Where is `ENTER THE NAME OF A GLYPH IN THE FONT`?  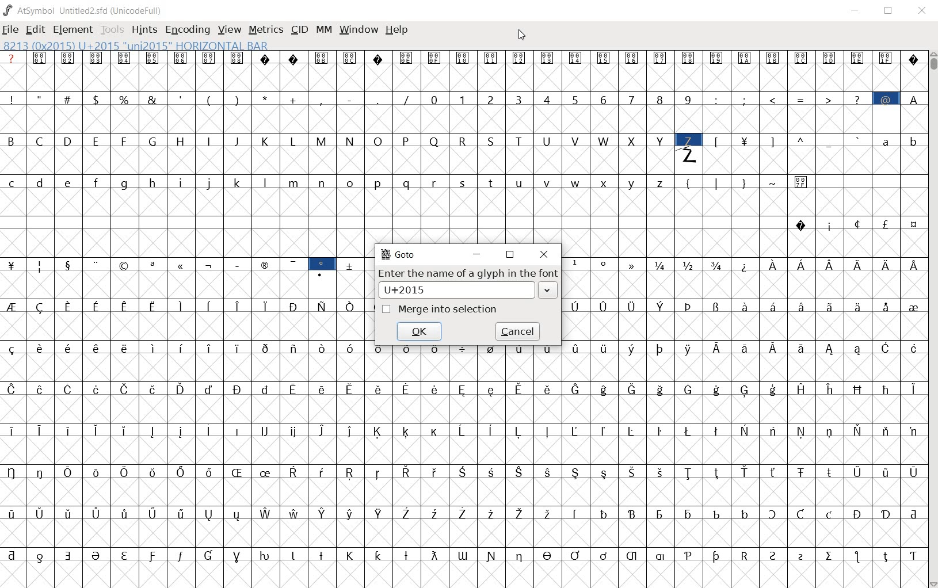 ENTER THE NAME OF A GLYPH IN THE FONT is located at coordinates (468, 283).